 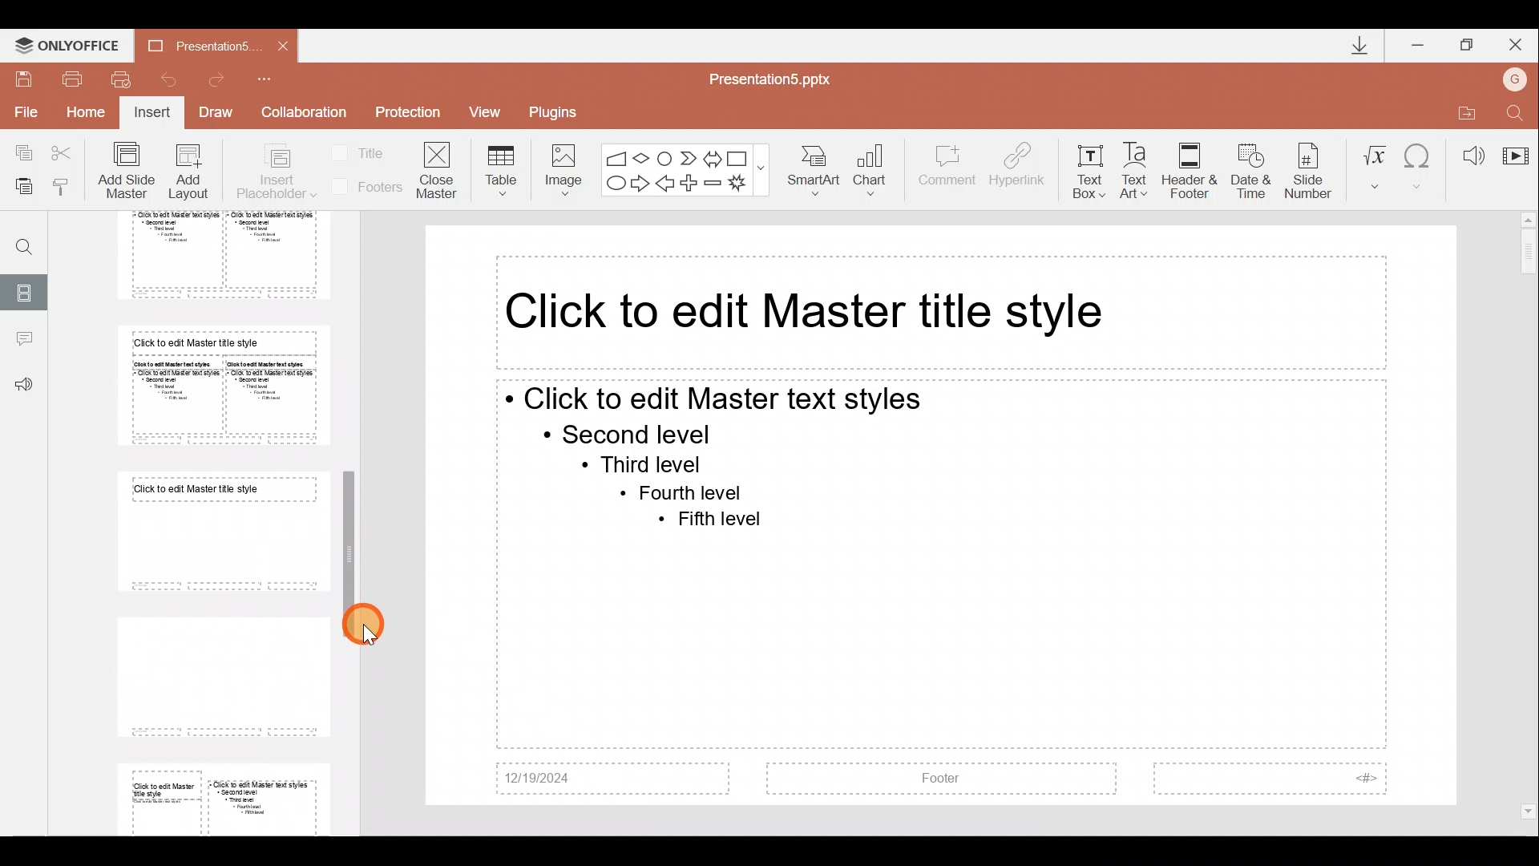 What do you see at coordinates (559, 167) in the screenshot?
I see `Image` at bounding box center [559, 167].